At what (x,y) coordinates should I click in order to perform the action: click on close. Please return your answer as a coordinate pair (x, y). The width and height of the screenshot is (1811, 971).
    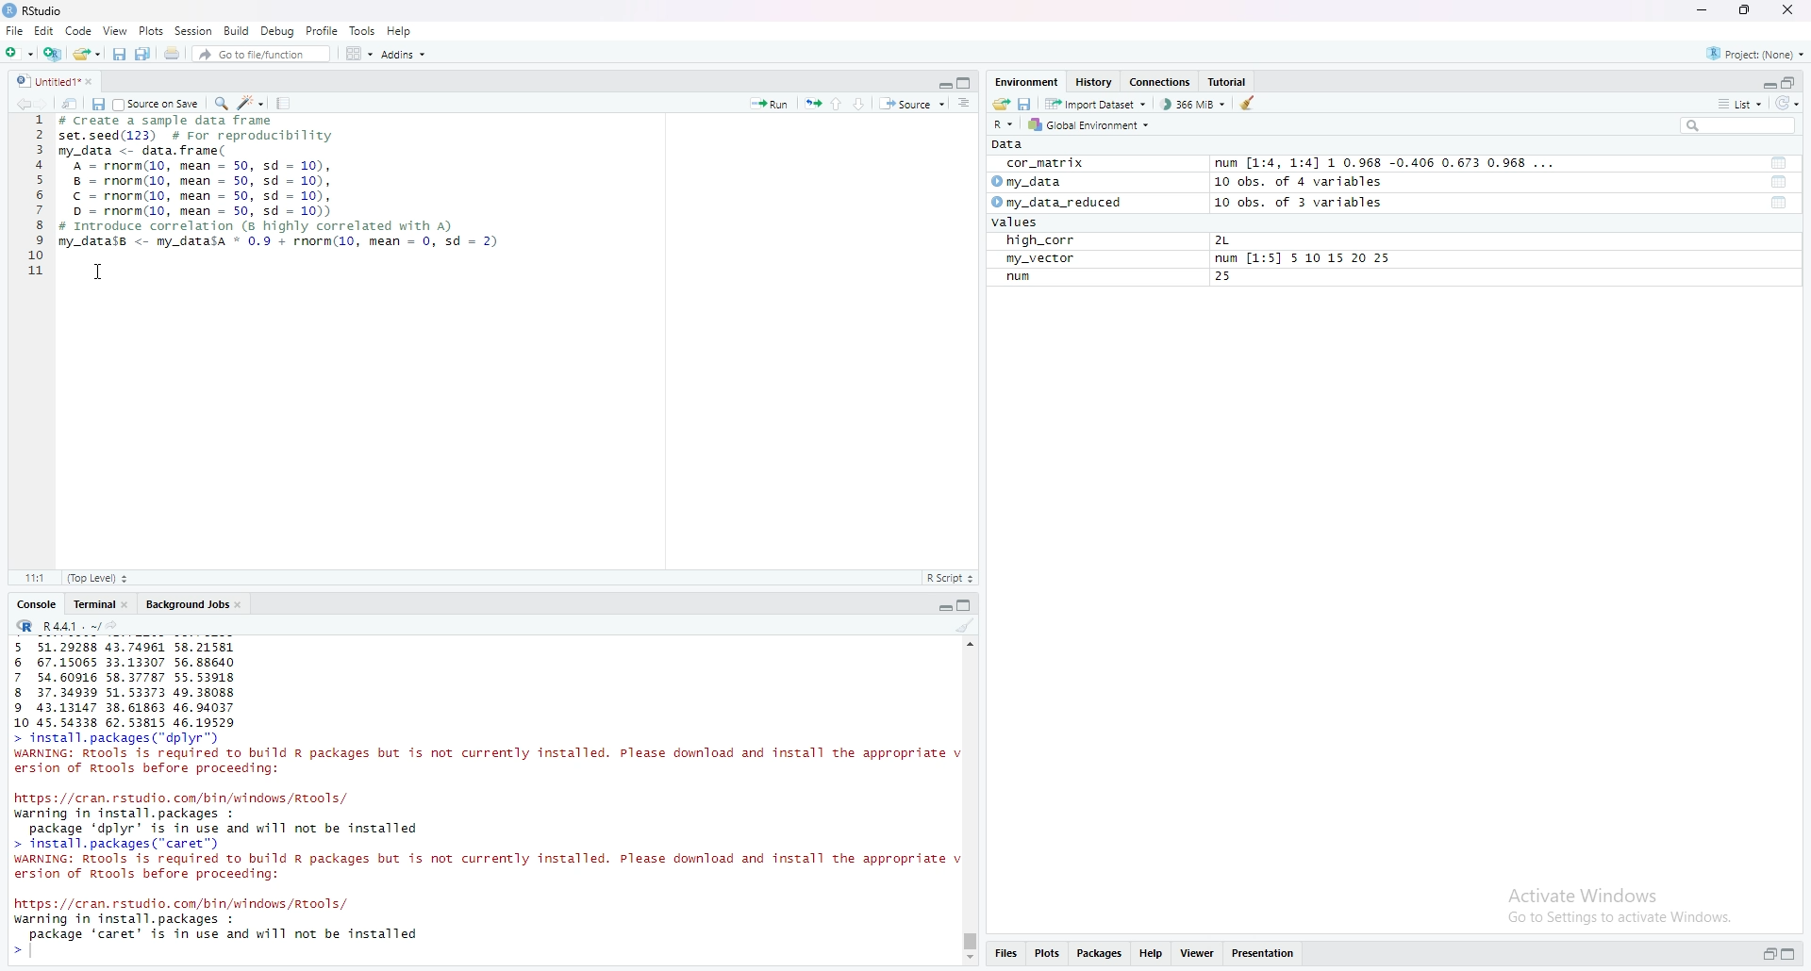
    Looking at the image, I should click on (91, 82).